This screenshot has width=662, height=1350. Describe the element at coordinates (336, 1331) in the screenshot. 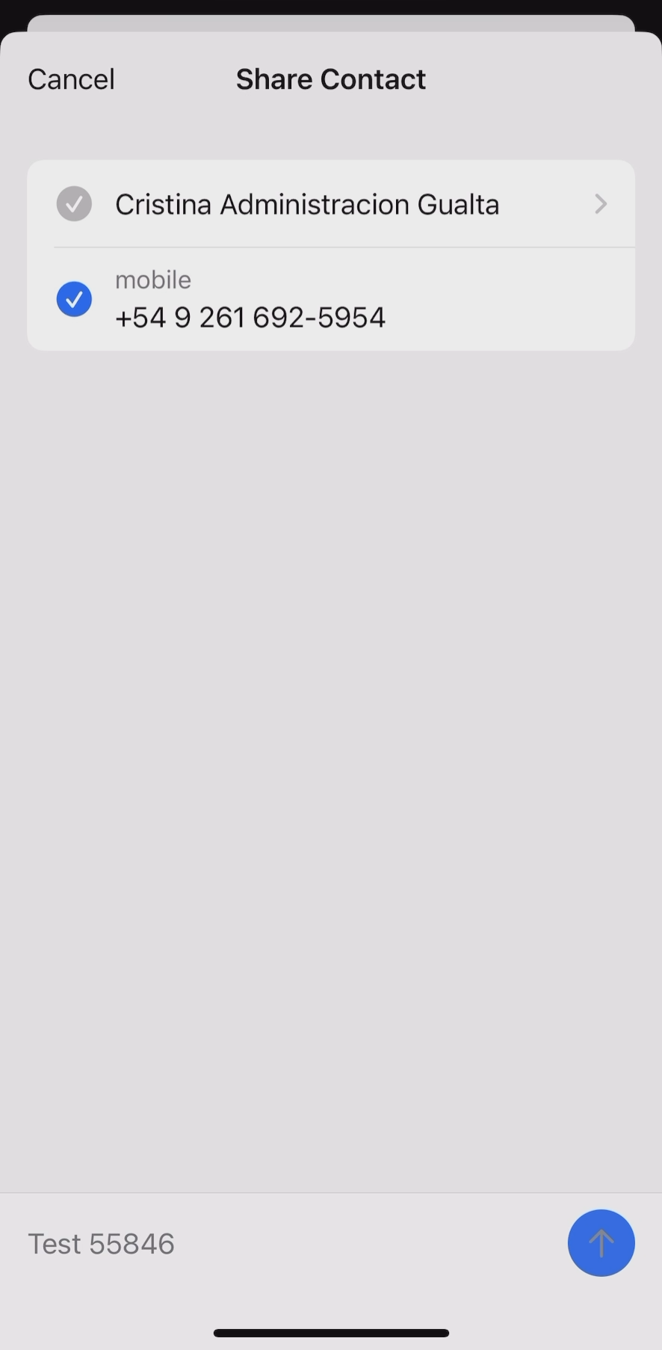

I see `bar` at that location.